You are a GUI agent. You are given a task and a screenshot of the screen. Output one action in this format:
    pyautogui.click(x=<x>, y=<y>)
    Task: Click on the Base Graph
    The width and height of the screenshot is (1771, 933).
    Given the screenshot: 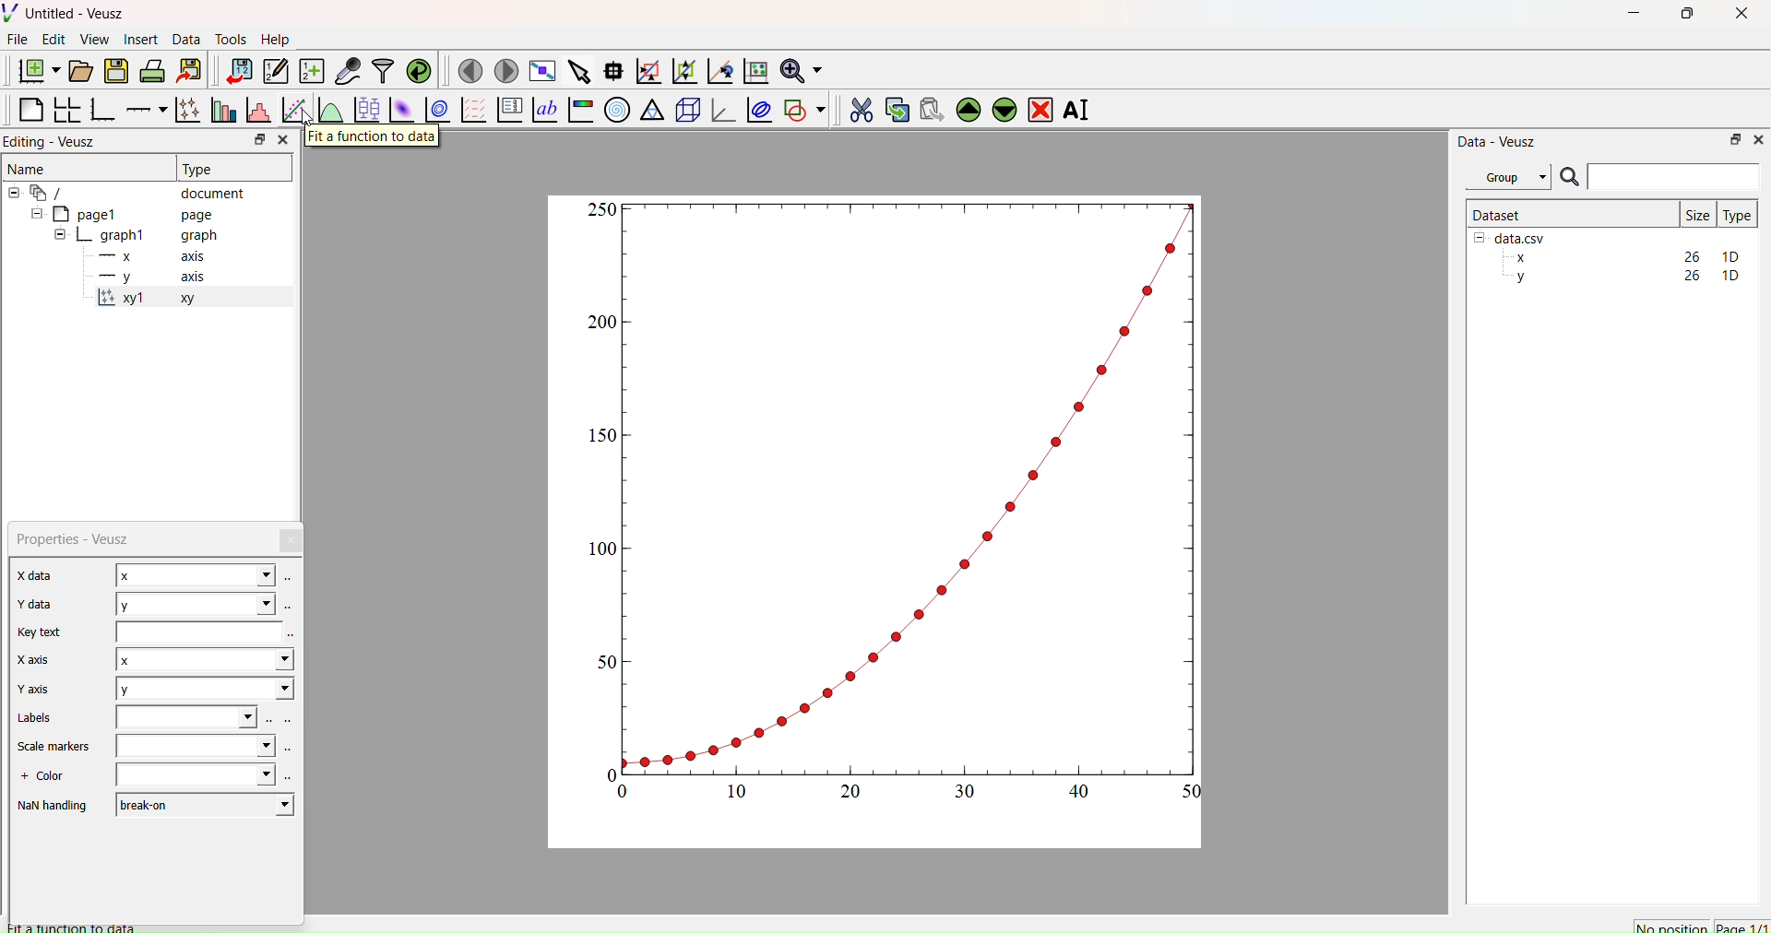 What is the action you would take?
    pyautogui.click(x=100, y=112)
    